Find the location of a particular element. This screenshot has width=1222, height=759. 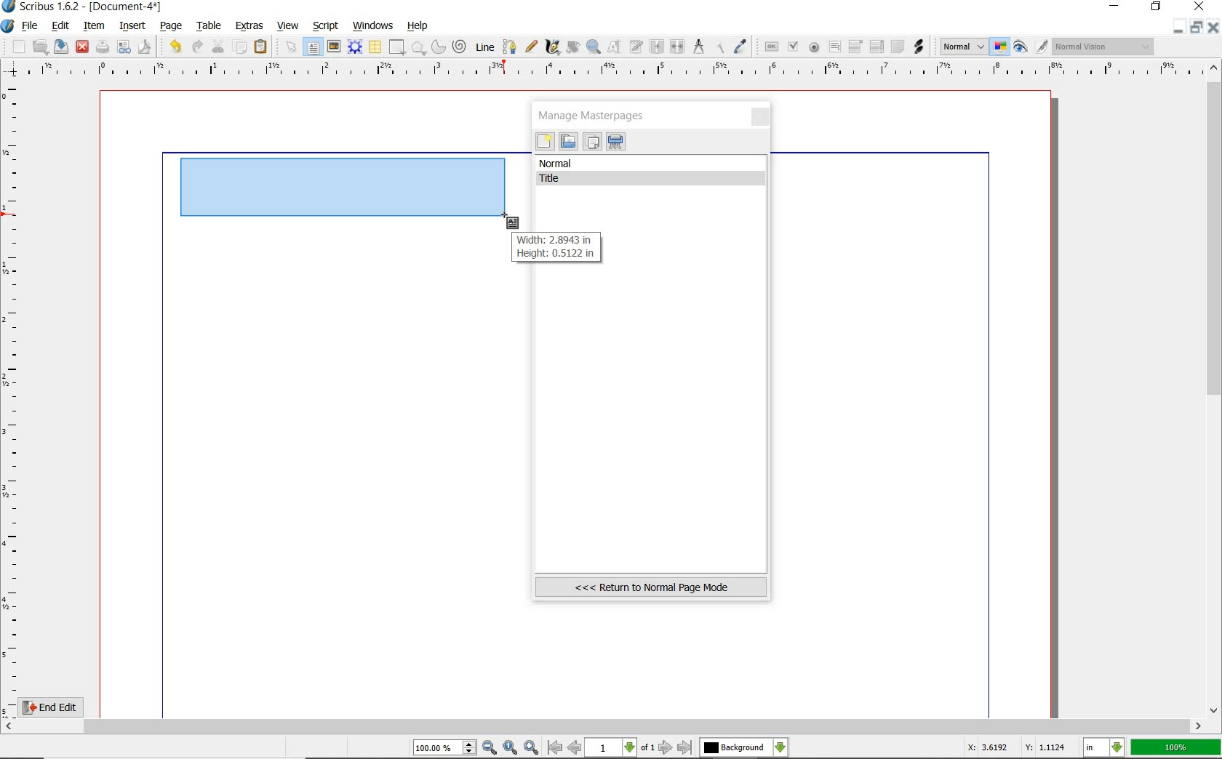

preview mode is located at coordinates (1031, 47).